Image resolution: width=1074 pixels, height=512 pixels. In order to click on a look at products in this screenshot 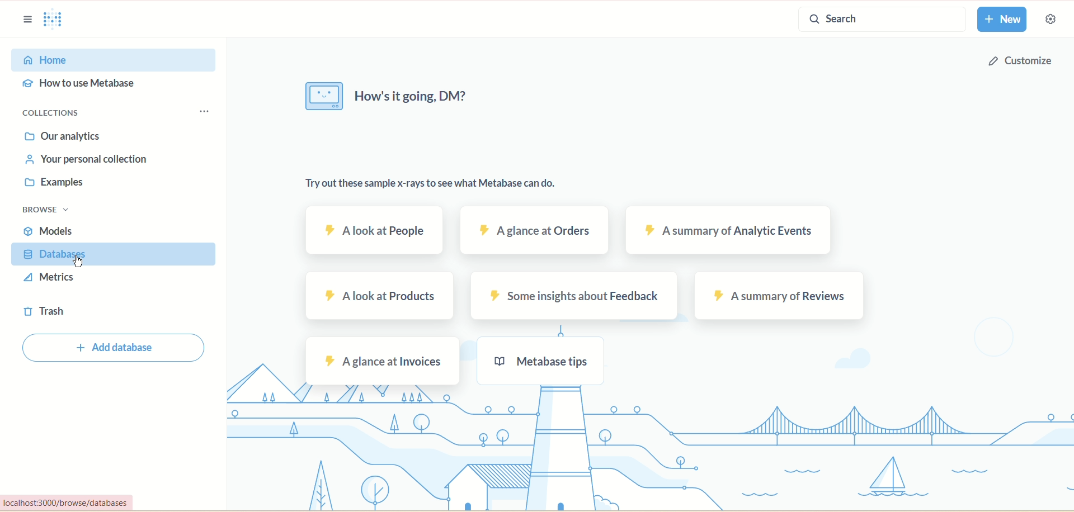, I will do `click(380, 297)`.